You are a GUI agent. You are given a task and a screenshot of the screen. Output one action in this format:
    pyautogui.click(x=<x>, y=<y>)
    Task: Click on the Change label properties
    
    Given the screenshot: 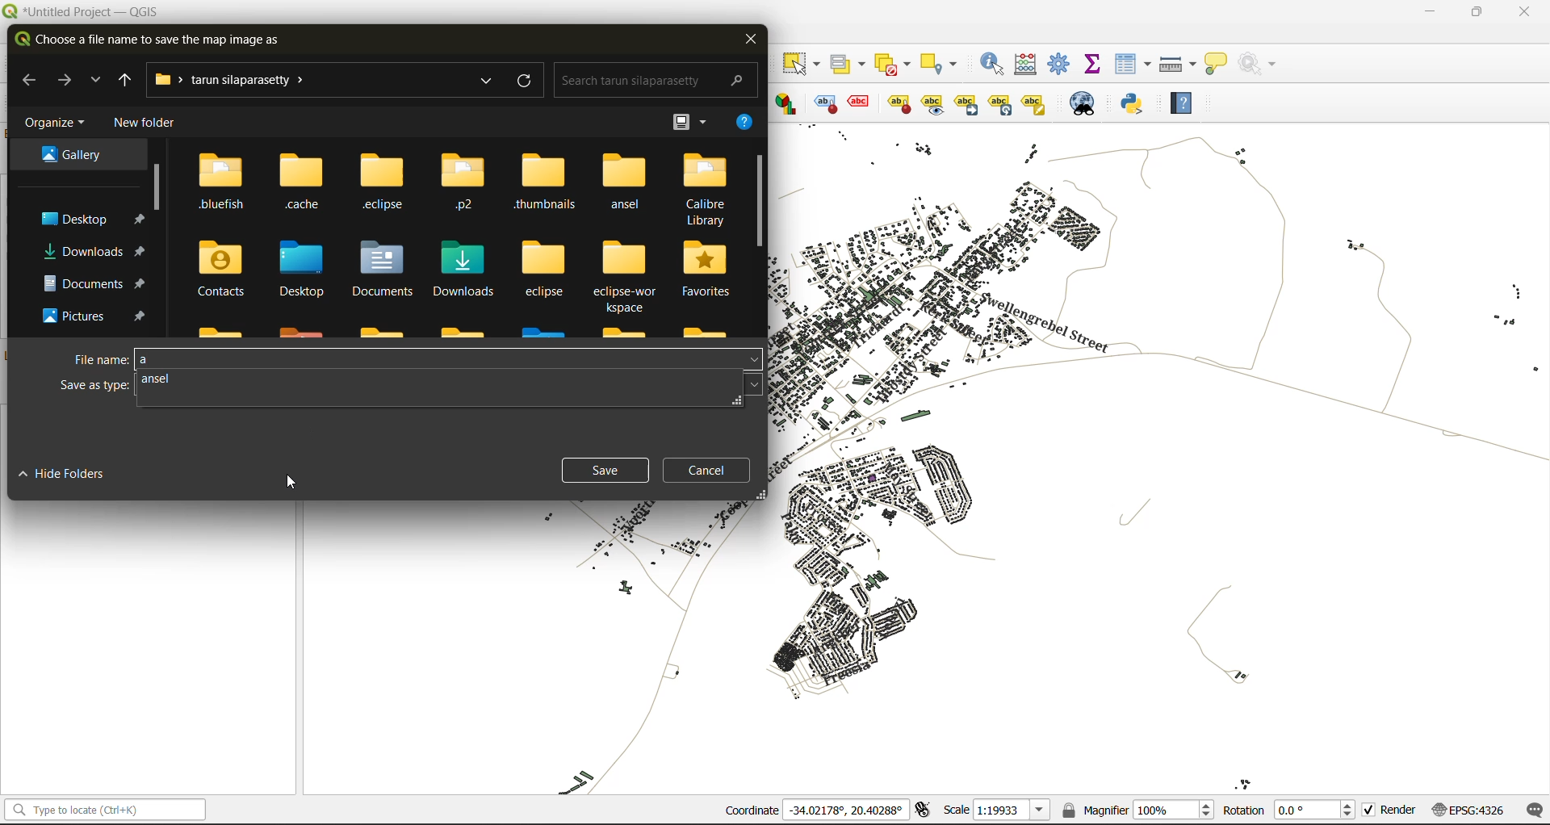 What is the action you would take?
    pyautogui.click(x=1034, y=103)
    